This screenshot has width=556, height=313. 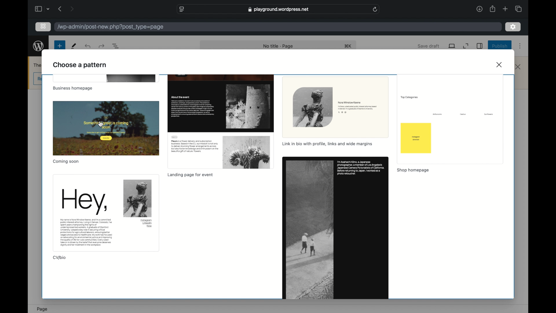 What do you see at coordinates (60, 9) in the screenshot?
I see `previous page` at bounding box center [60, 9].